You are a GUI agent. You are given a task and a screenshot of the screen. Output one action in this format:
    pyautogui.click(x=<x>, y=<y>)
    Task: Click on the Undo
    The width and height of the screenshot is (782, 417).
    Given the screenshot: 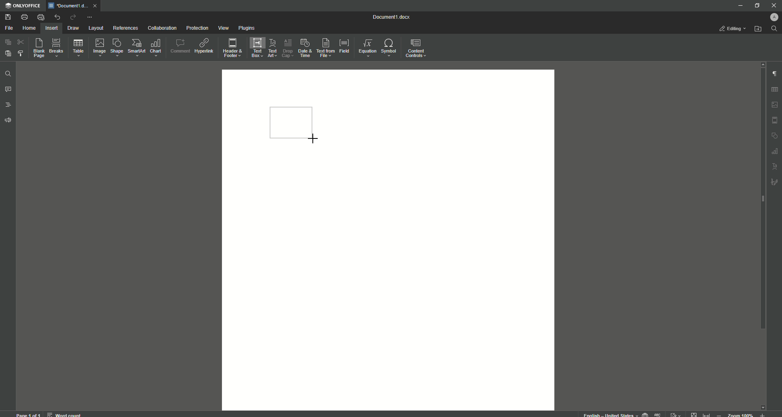 What is the action you would take?
    pyautogui.click(x=57, y=17)
    